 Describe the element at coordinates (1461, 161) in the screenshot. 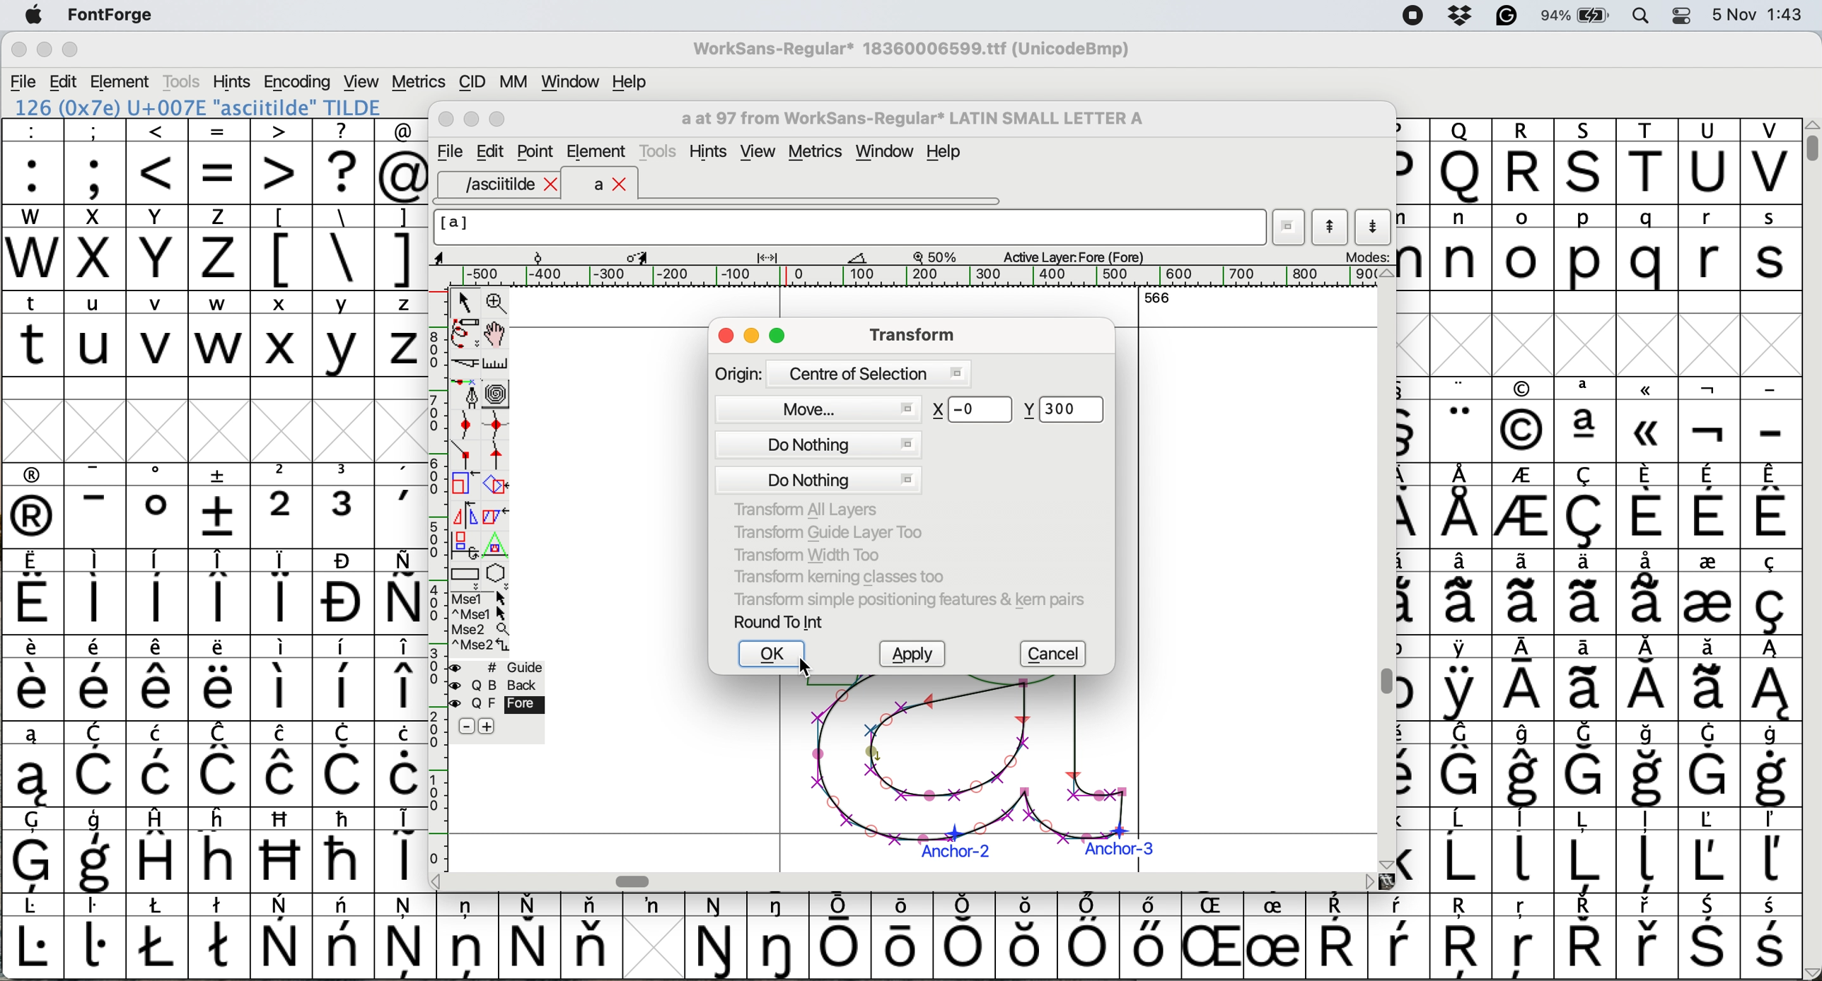

I see `` at that location.